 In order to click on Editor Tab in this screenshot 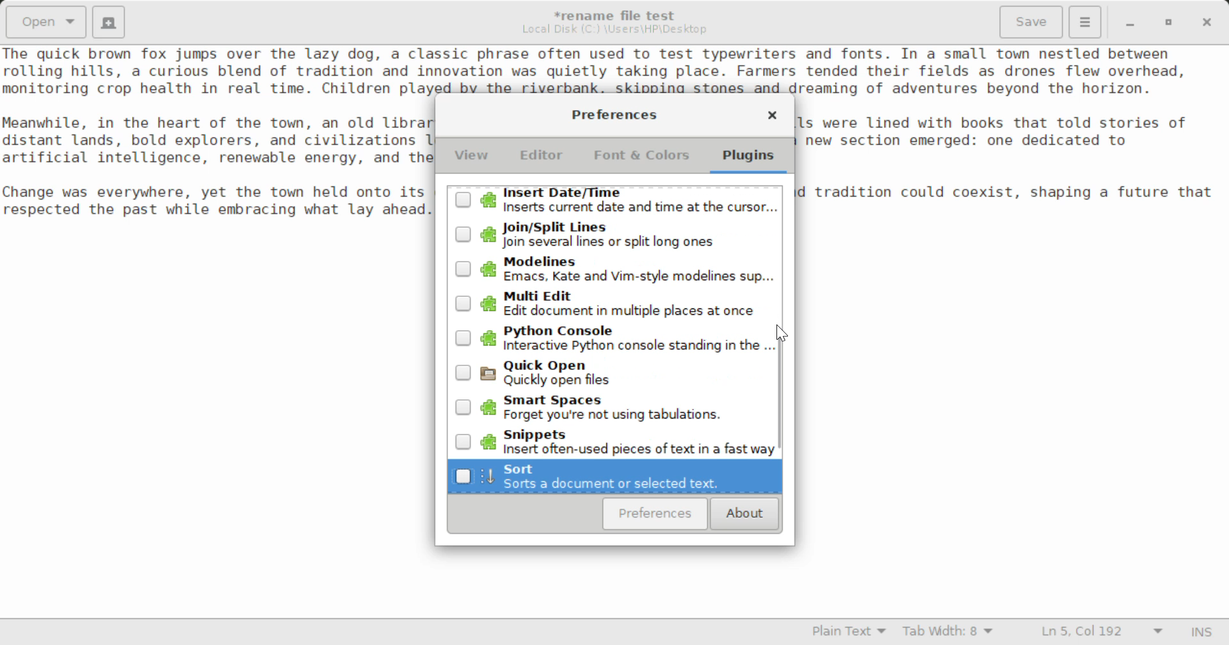, I will do `click(544, 159)`.